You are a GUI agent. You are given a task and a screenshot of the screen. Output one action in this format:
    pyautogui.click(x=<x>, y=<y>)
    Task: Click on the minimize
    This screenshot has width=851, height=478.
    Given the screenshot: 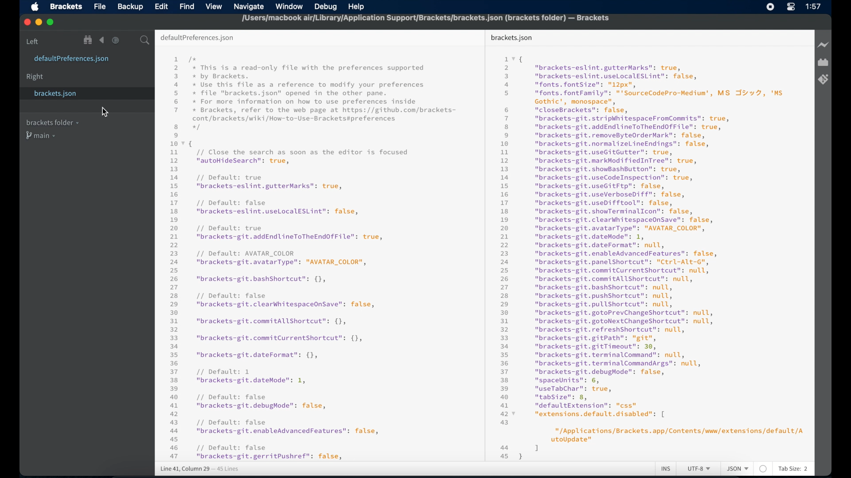 What is the action you would take?
    pyautogui.click(x=39, y=23)
    